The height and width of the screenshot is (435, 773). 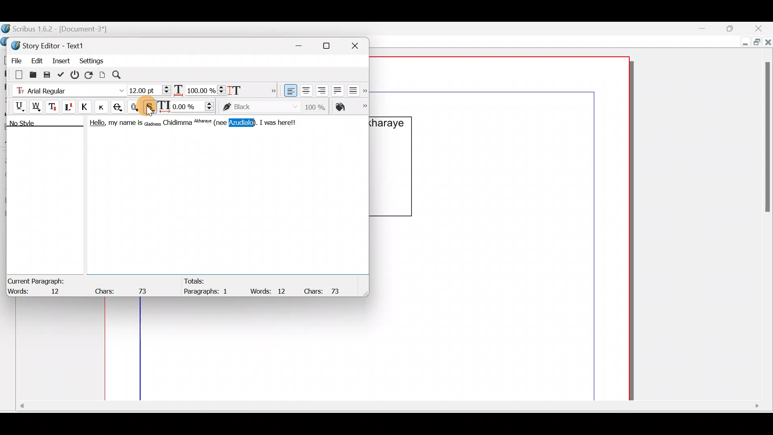 What do you see at coordinates (743, 43) in the screenshot?
I see `Minimize` at bounding box center [743, 43].